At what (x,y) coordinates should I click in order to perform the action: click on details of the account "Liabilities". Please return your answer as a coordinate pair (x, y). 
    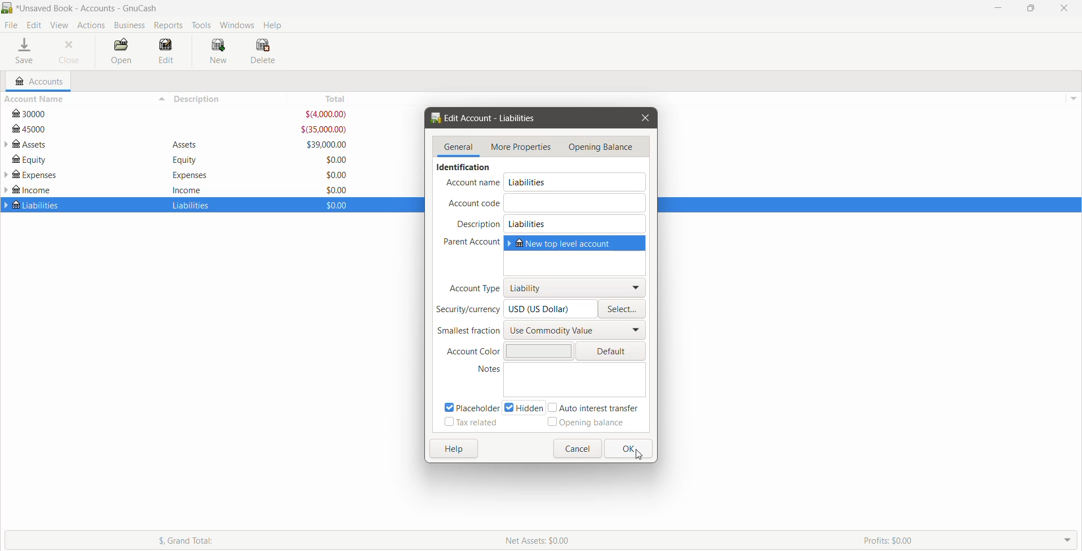
    Looking at the image, I should click on (188, 206).